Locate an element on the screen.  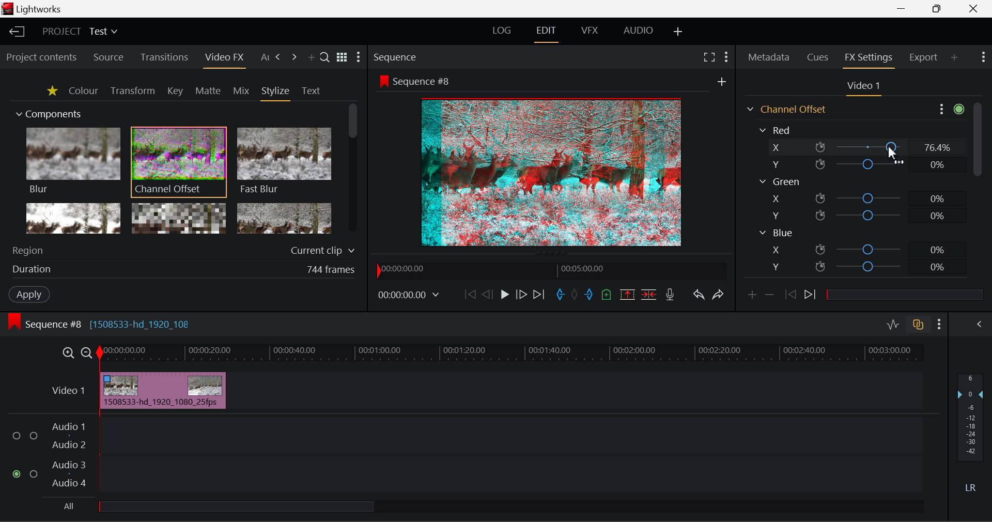
Blue is located at coordinates (776, 233).